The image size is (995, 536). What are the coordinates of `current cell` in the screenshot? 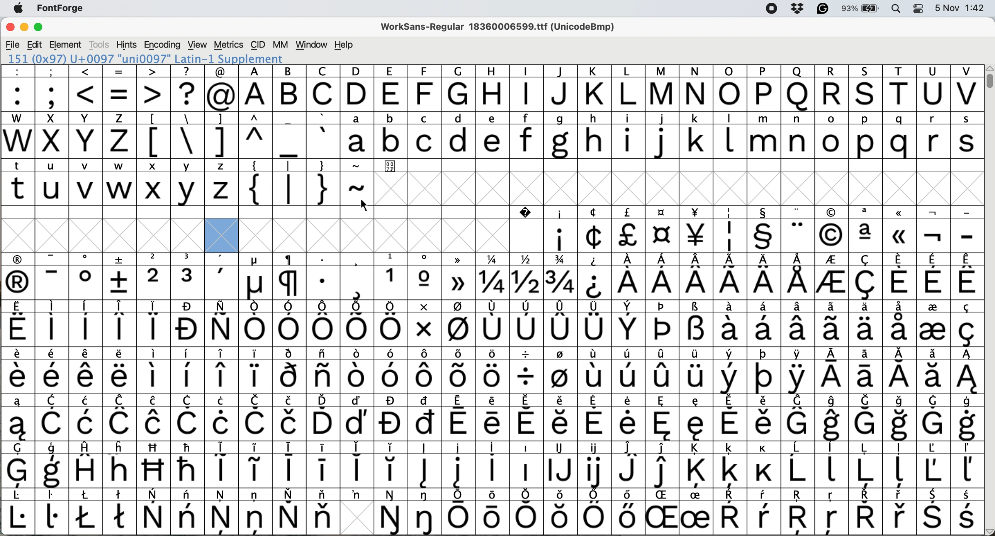 It's located at (222, 236).